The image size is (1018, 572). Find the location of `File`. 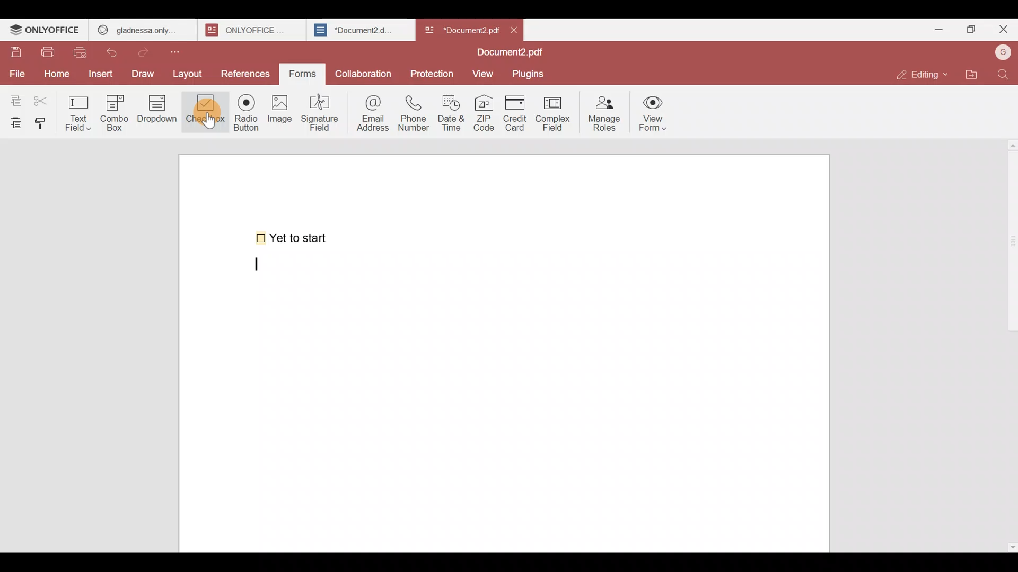

File is located at coordinates (17, 73).